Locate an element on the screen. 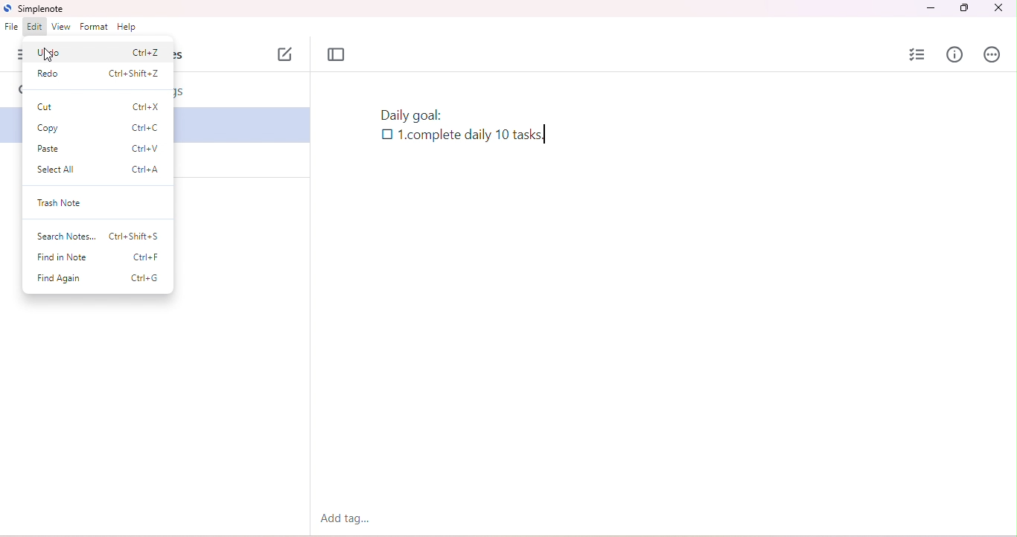 This screenshot has height=537, width=1017. simplenote is located at coordinates (41, 10).